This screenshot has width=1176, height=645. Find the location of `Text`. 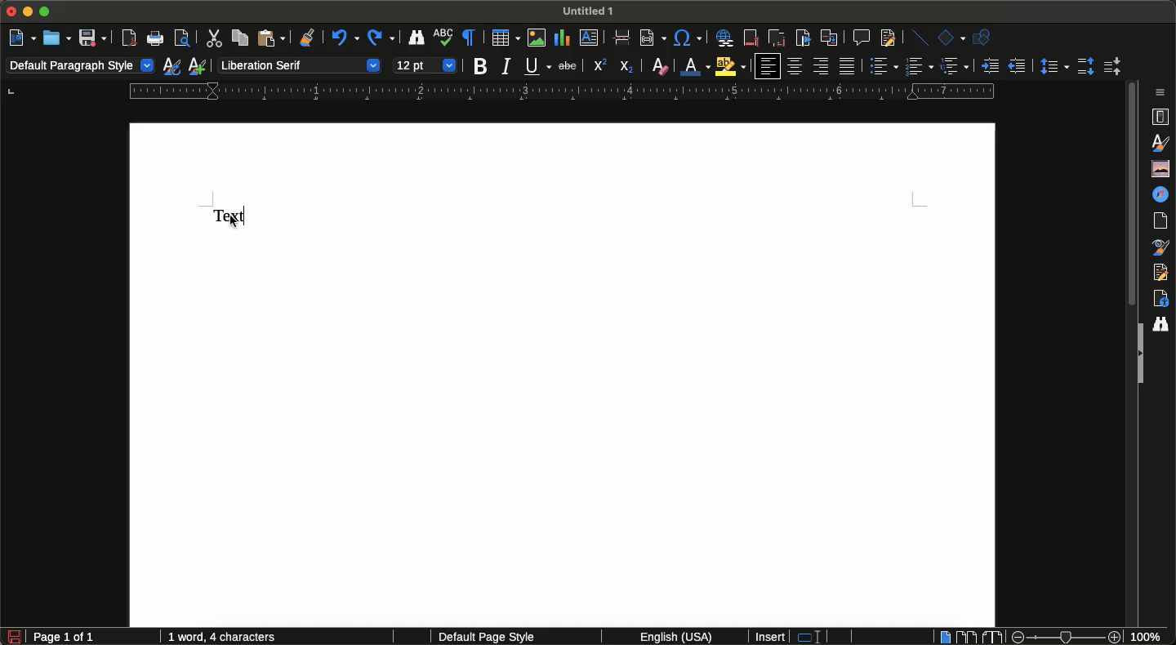

Text is located at coordinates (233, 216).